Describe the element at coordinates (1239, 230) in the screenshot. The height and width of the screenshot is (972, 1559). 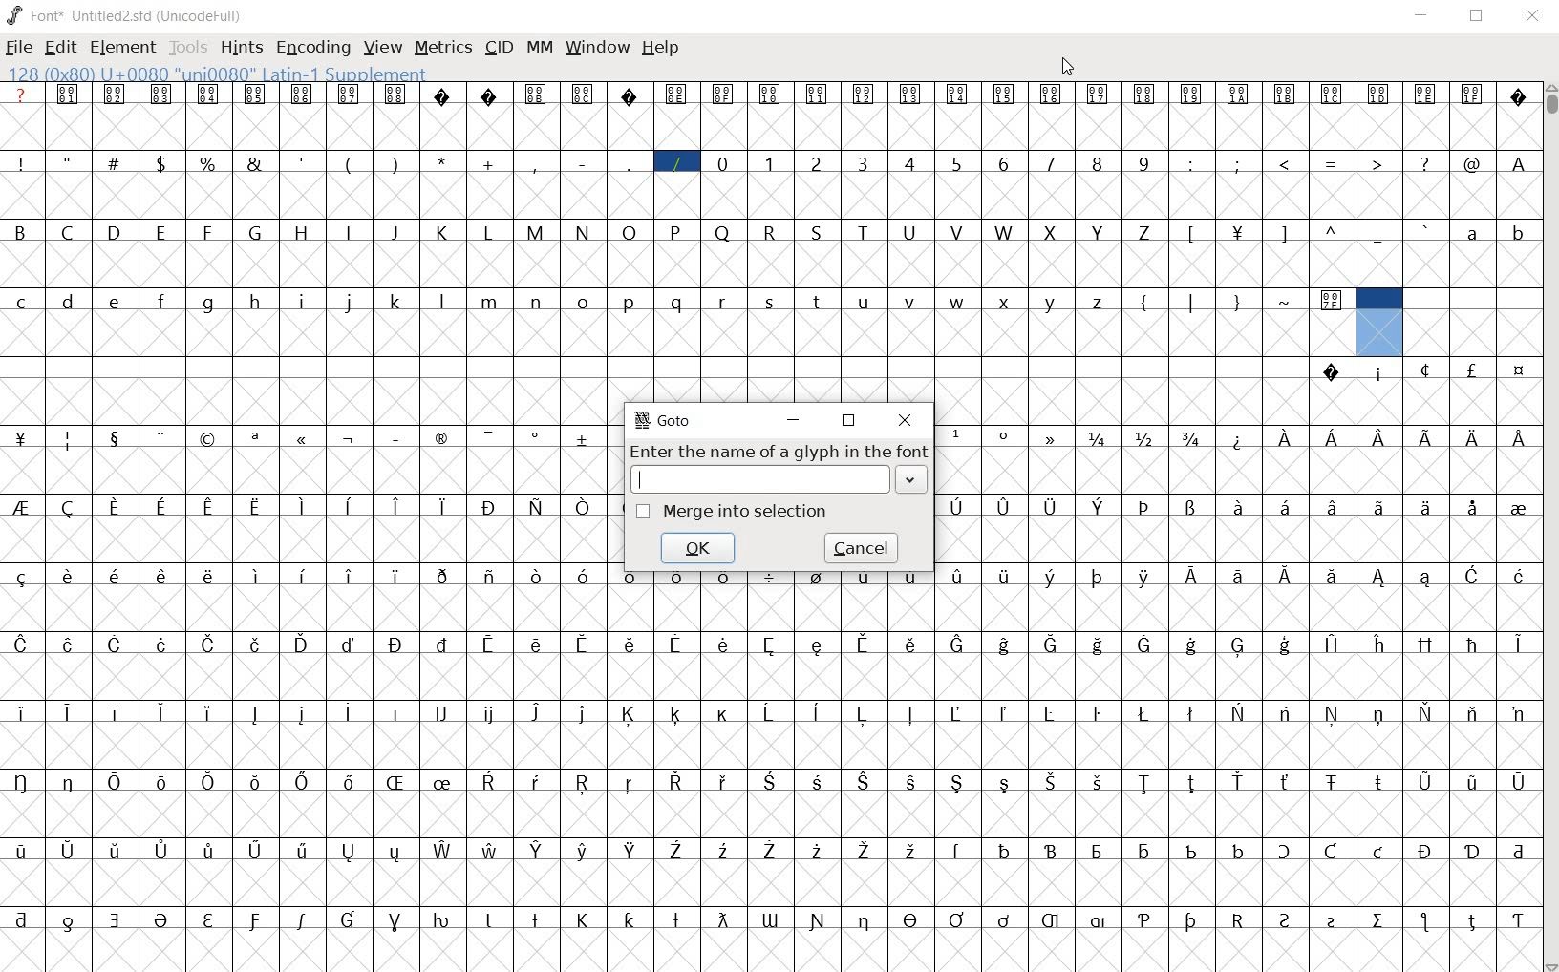
I see `Symbol` at that location.